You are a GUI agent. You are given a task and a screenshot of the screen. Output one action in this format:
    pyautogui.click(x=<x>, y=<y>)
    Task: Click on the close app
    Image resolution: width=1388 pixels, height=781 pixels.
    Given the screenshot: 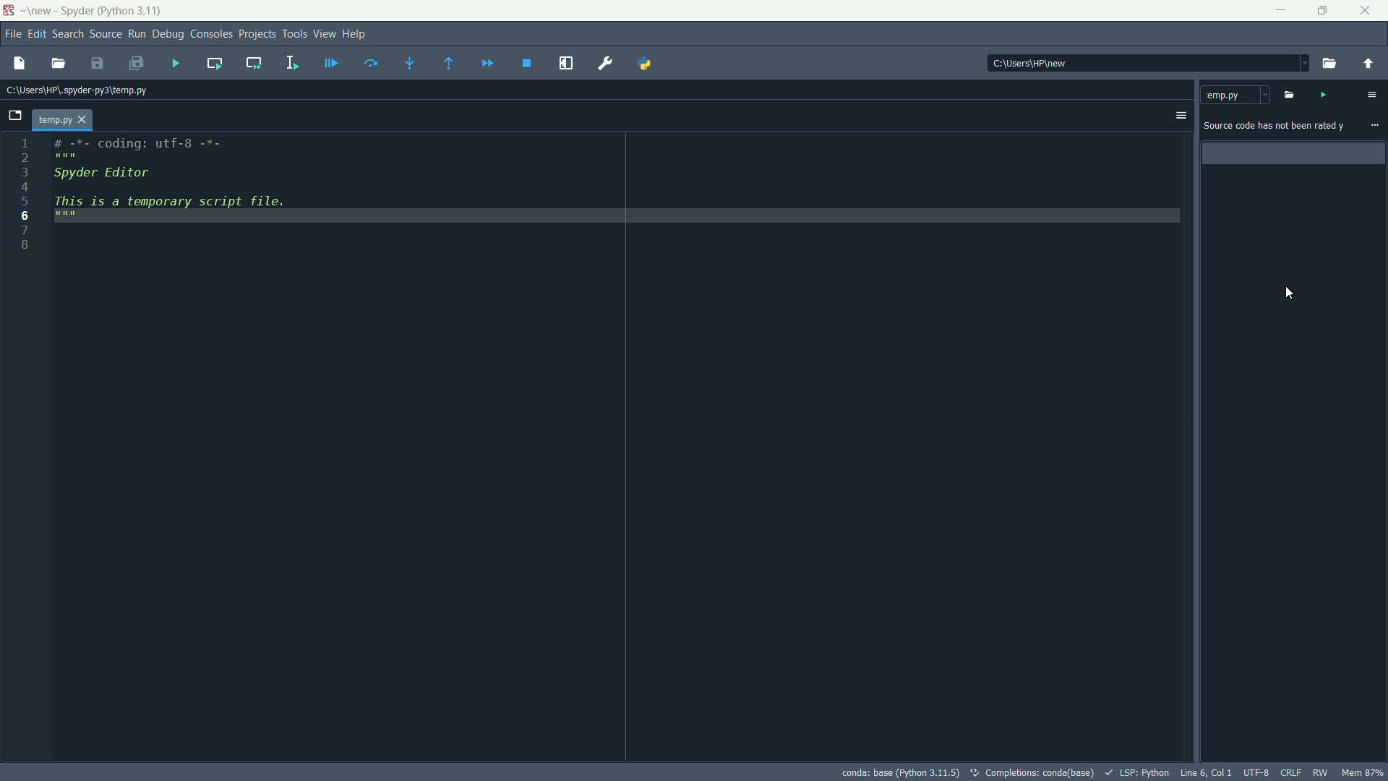 What is the action you would take?
    pyautogui.click(x=1368, y=11)
    